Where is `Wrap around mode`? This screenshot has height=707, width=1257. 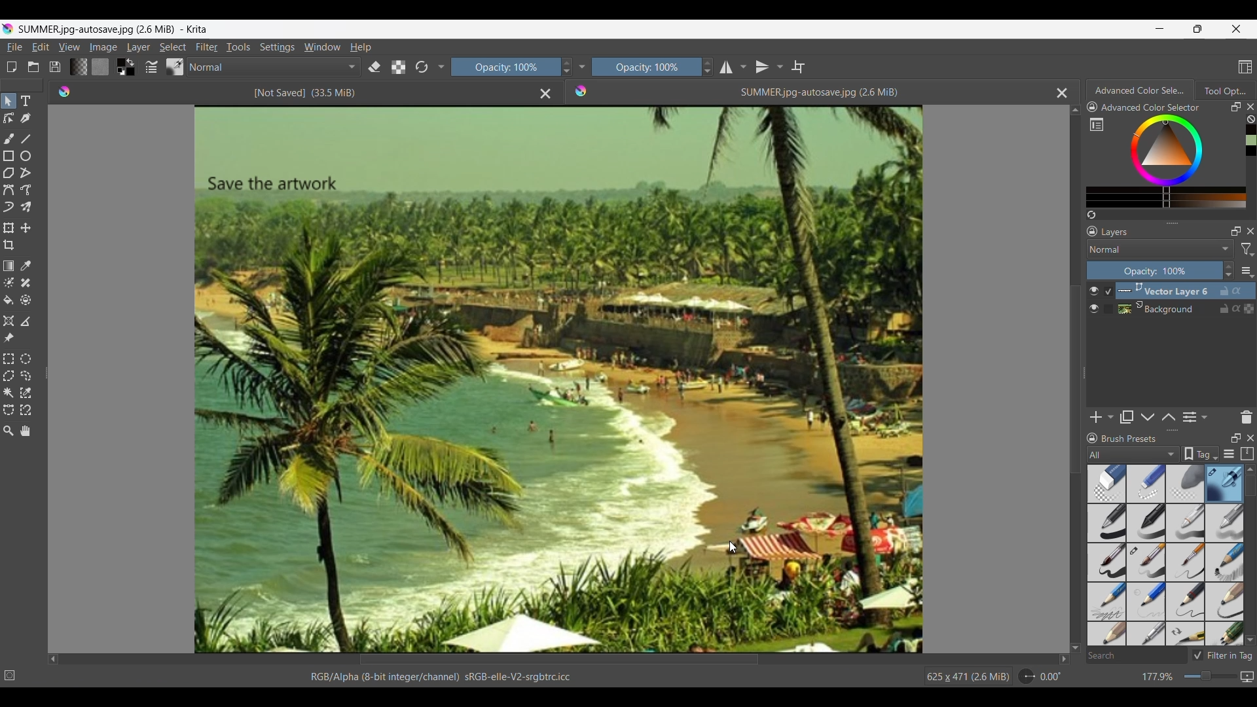
Wrap around mode is located at coordinates (799, 66).